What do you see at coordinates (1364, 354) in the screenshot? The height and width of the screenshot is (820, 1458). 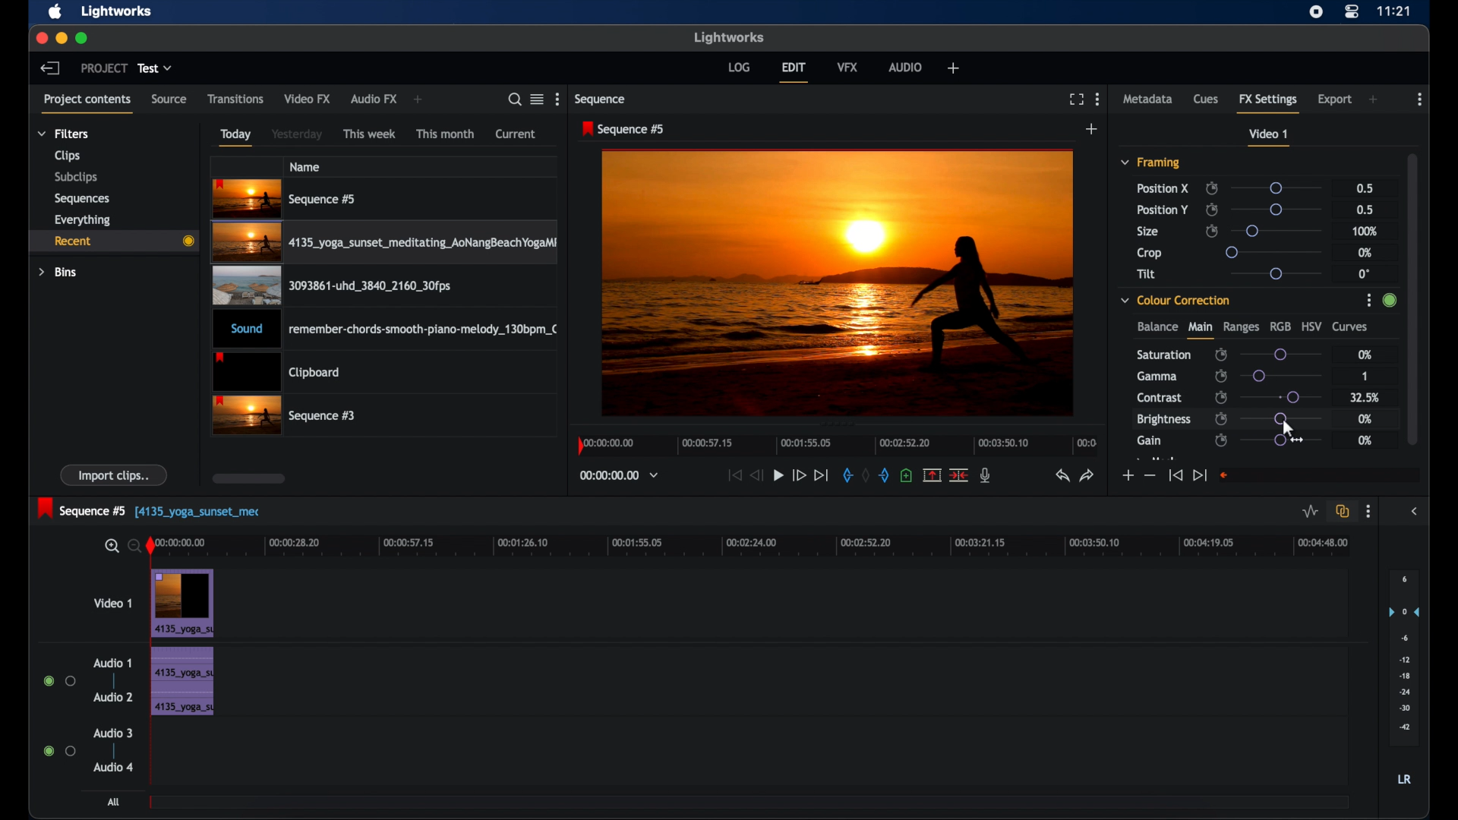 I see `0%` at bounding box center [1364, 354].